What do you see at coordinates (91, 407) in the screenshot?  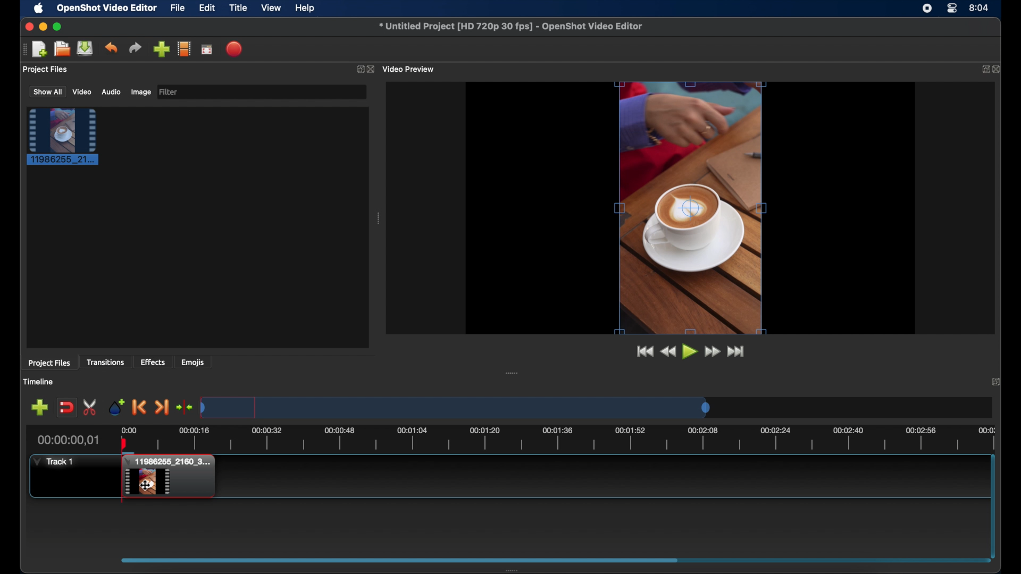 I see `enable razor` at bounding box center [91, 407].